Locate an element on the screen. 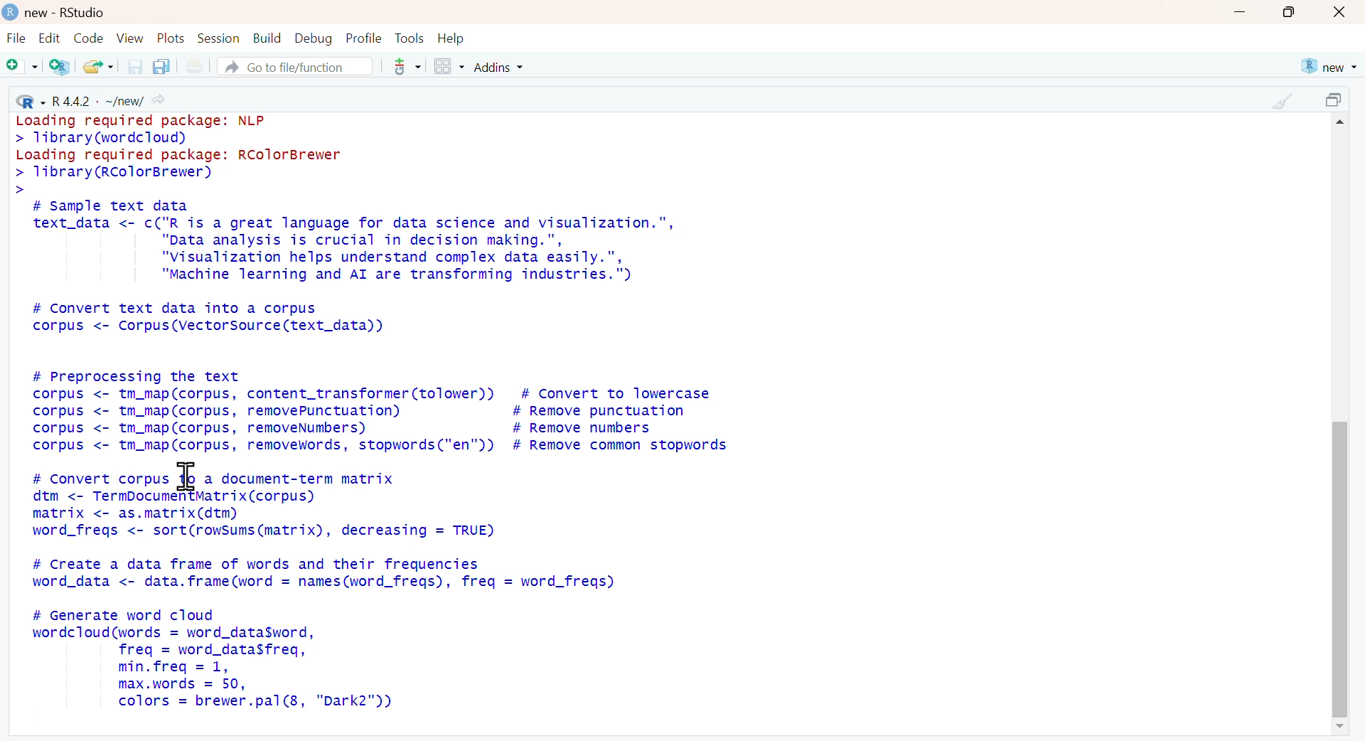 The image size is (1365, 741). # Create a data frame of words and their frequencies
word_data <- data.frame(word = names(word_freqs), freq = word_freqgs) is located at coordinates (326, 572).